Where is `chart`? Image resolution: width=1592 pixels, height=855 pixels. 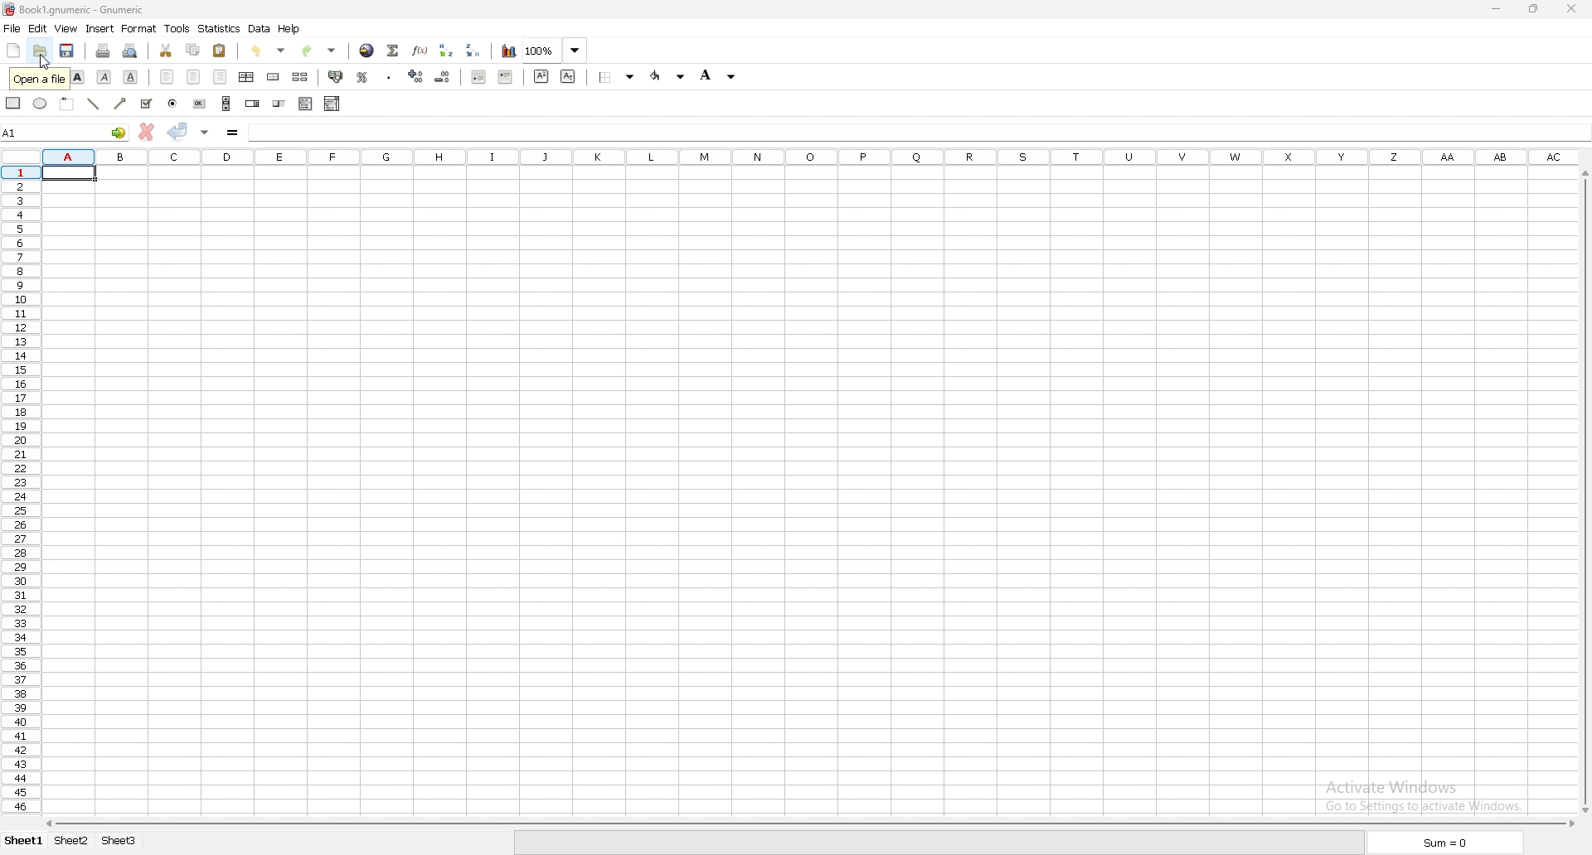
chart is located at coordinates (507, 52).